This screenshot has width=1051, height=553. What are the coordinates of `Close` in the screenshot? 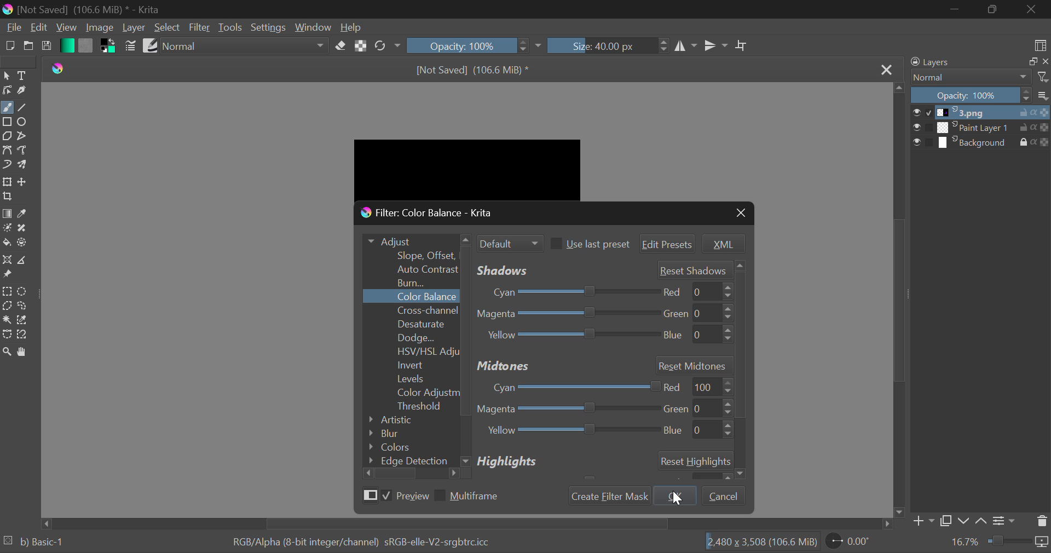 It's located at (887, 68).